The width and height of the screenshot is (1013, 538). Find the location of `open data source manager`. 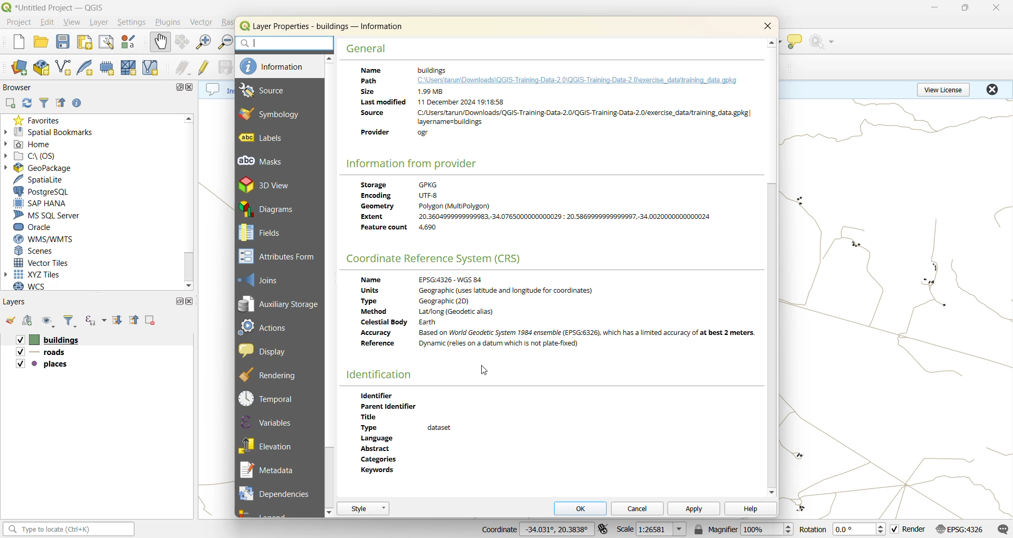

open data source manager is located at coordinates (21, 67).